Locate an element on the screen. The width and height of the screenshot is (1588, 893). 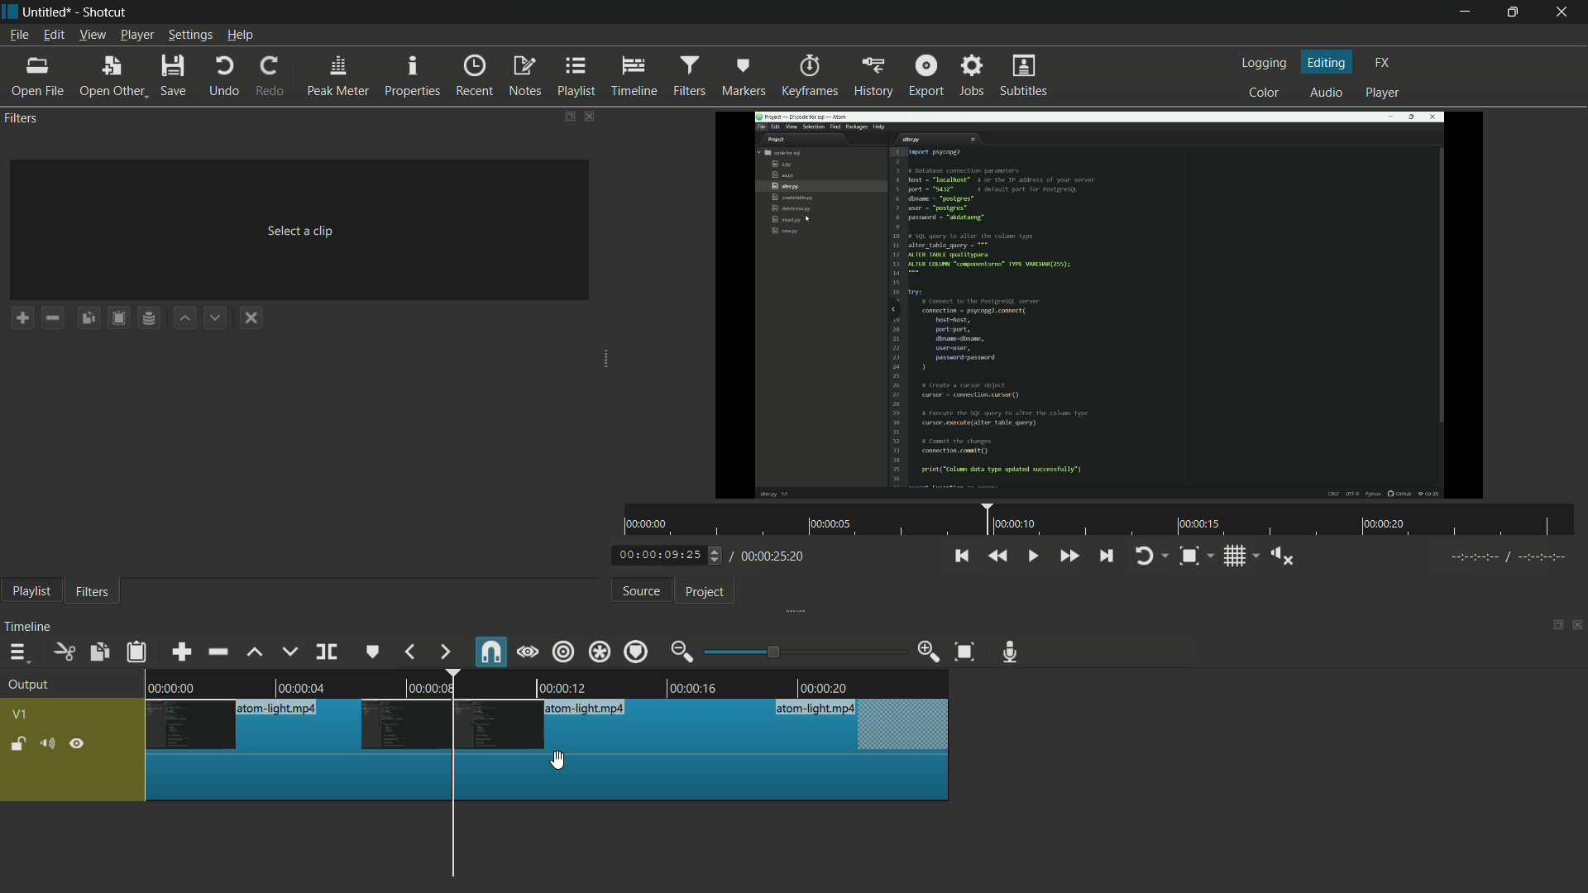
filters is located at coordinates (24, 119).